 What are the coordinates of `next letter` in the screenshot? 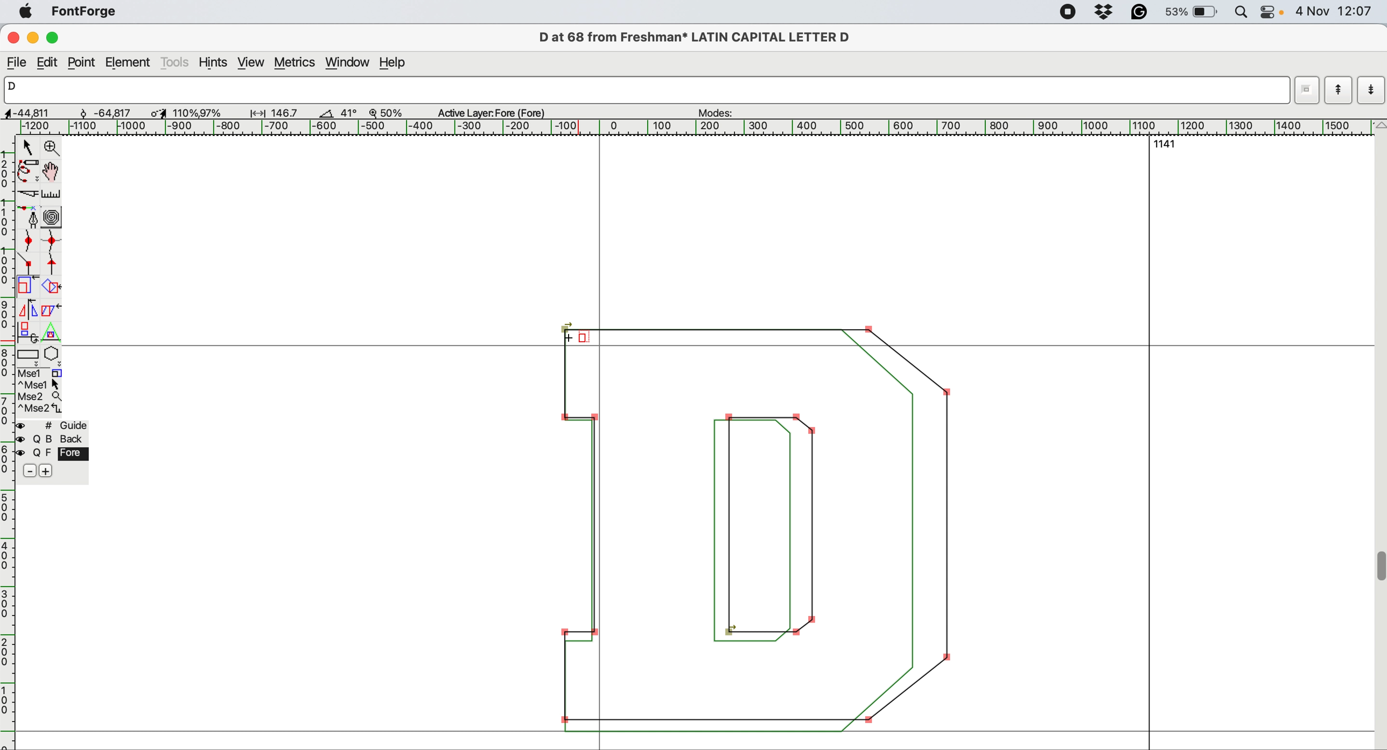 It's located at (1372, 91).